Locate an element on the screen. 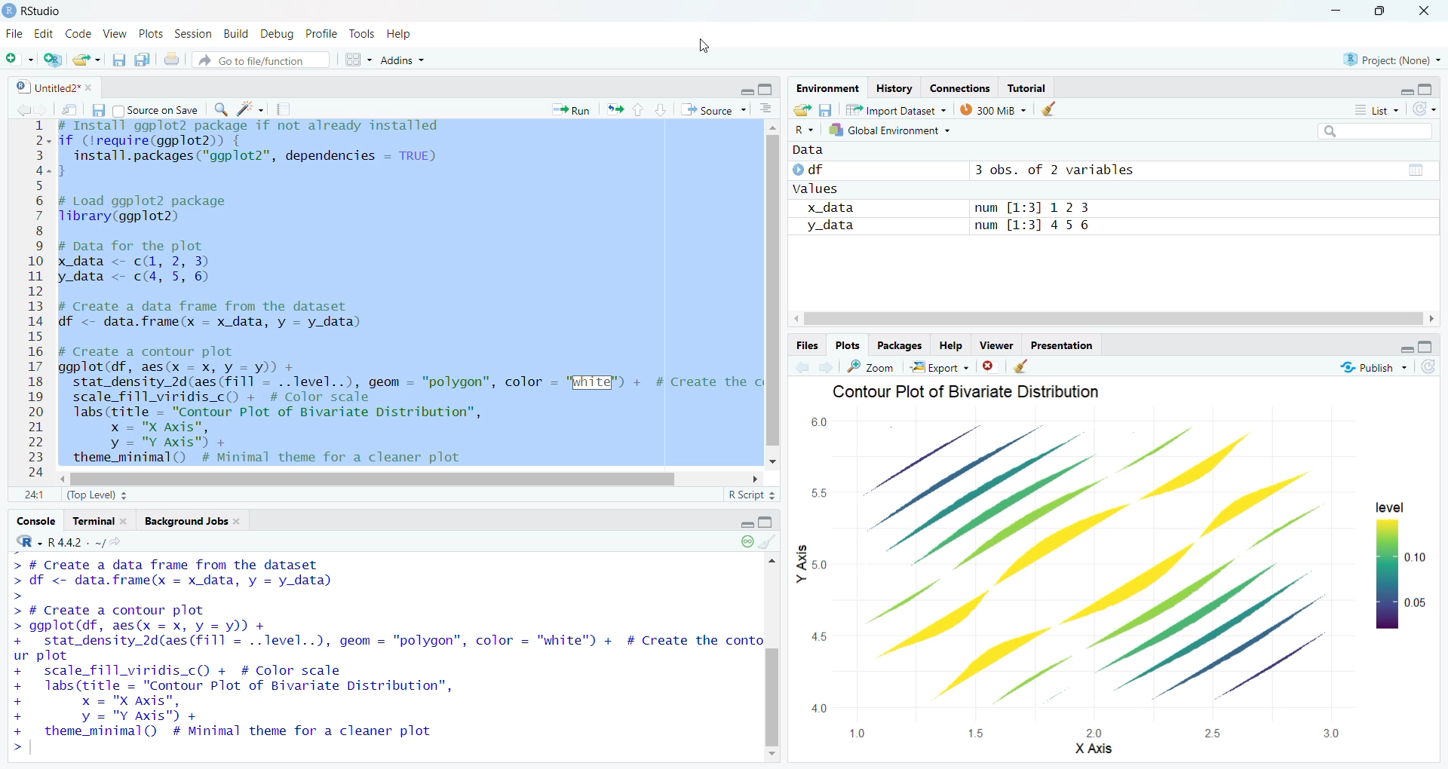 This screenshot has width=1448, height=769. Profile is located at coordinates (323, 33).